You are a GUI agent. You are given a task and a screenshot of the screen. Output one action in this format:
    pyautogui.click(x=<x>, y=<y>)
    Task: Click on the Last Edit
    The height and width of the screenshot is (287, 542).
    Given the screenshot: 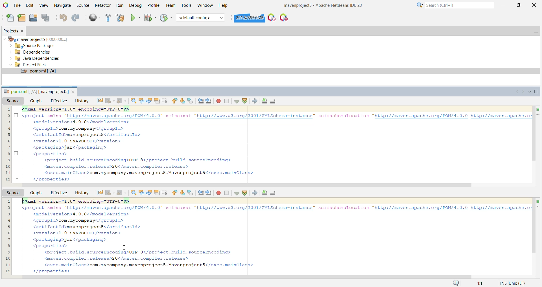 What is the action you would take?
    pyautogui.click(x=99, y=193)
    